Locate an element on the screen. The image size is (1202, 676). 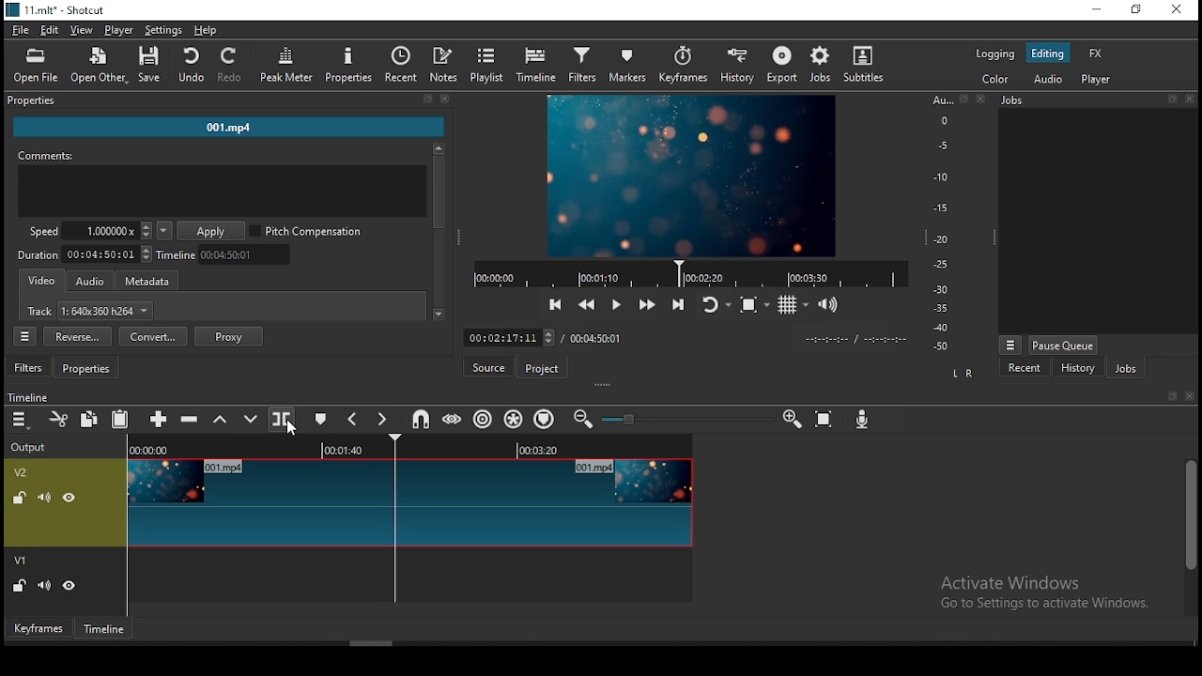
history is located at coordinates (742, 66).